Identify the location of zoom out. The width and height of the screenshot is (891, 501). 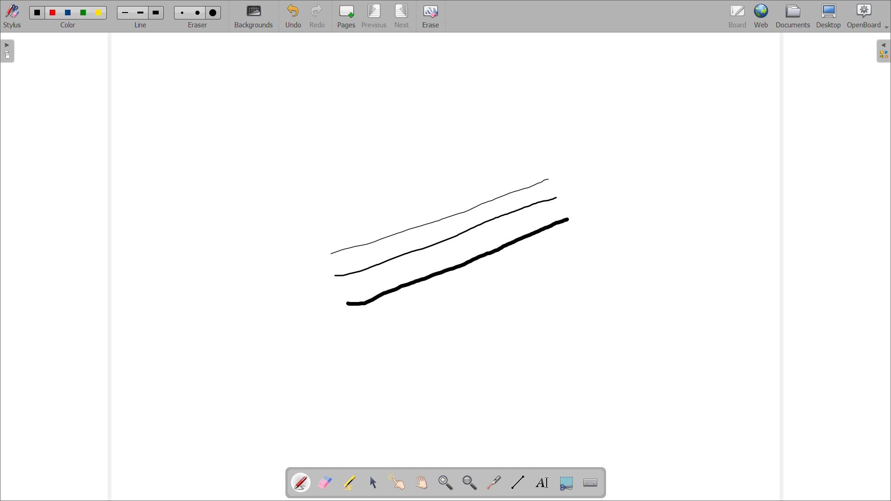
(470, 482).